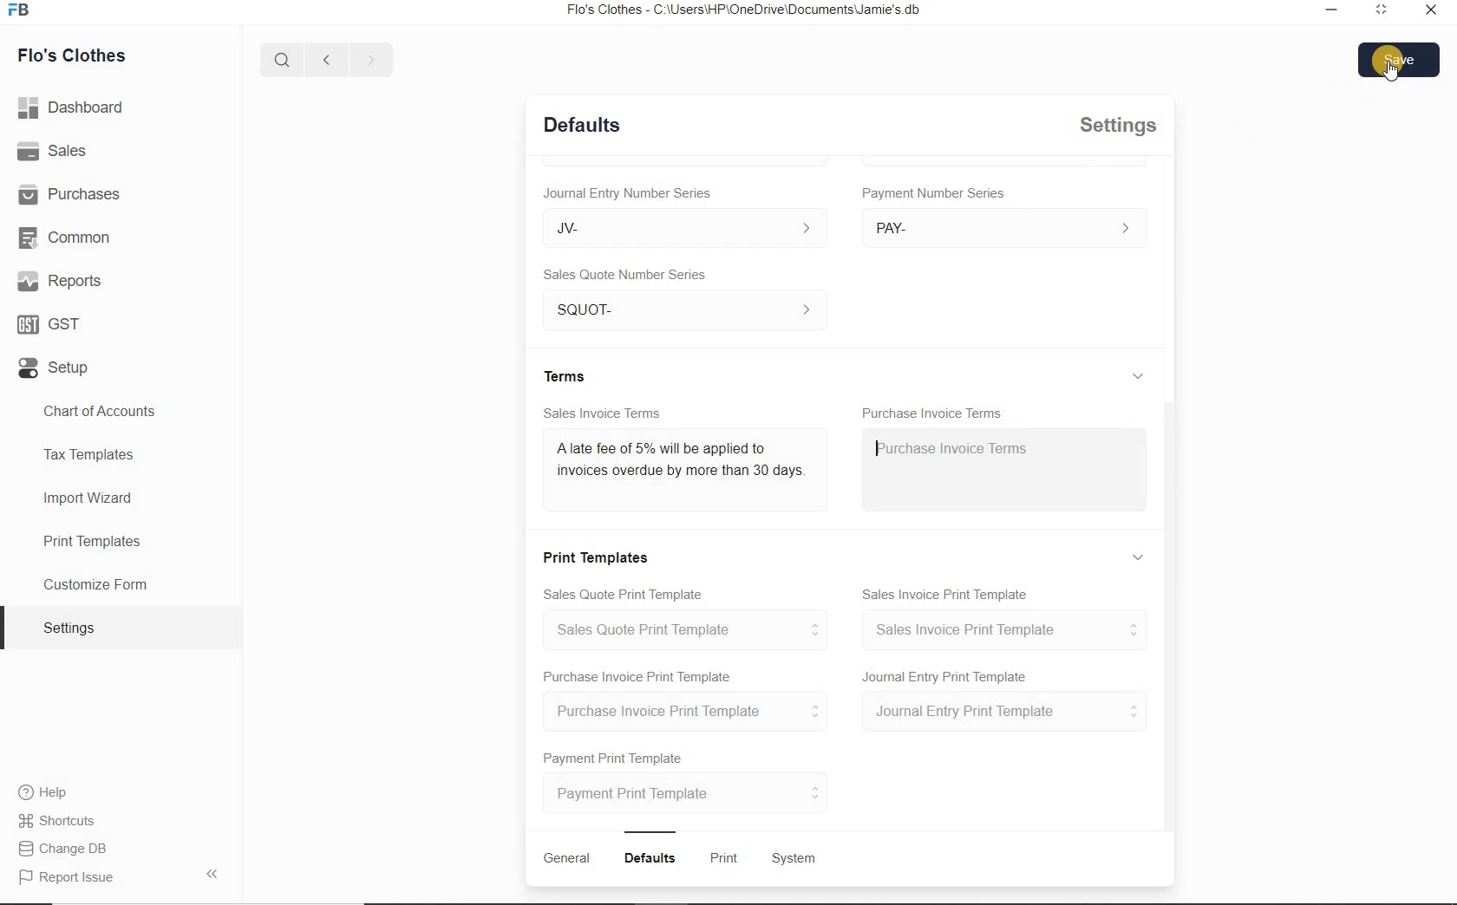  Describe the element at coordinates (95, 585) in the screenshot. I see `Customize Form` at that location.